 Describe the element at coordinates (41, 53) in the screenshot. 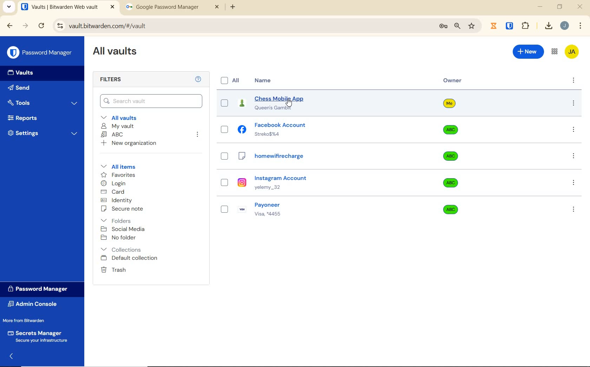

I see `Password Manager` at that location.